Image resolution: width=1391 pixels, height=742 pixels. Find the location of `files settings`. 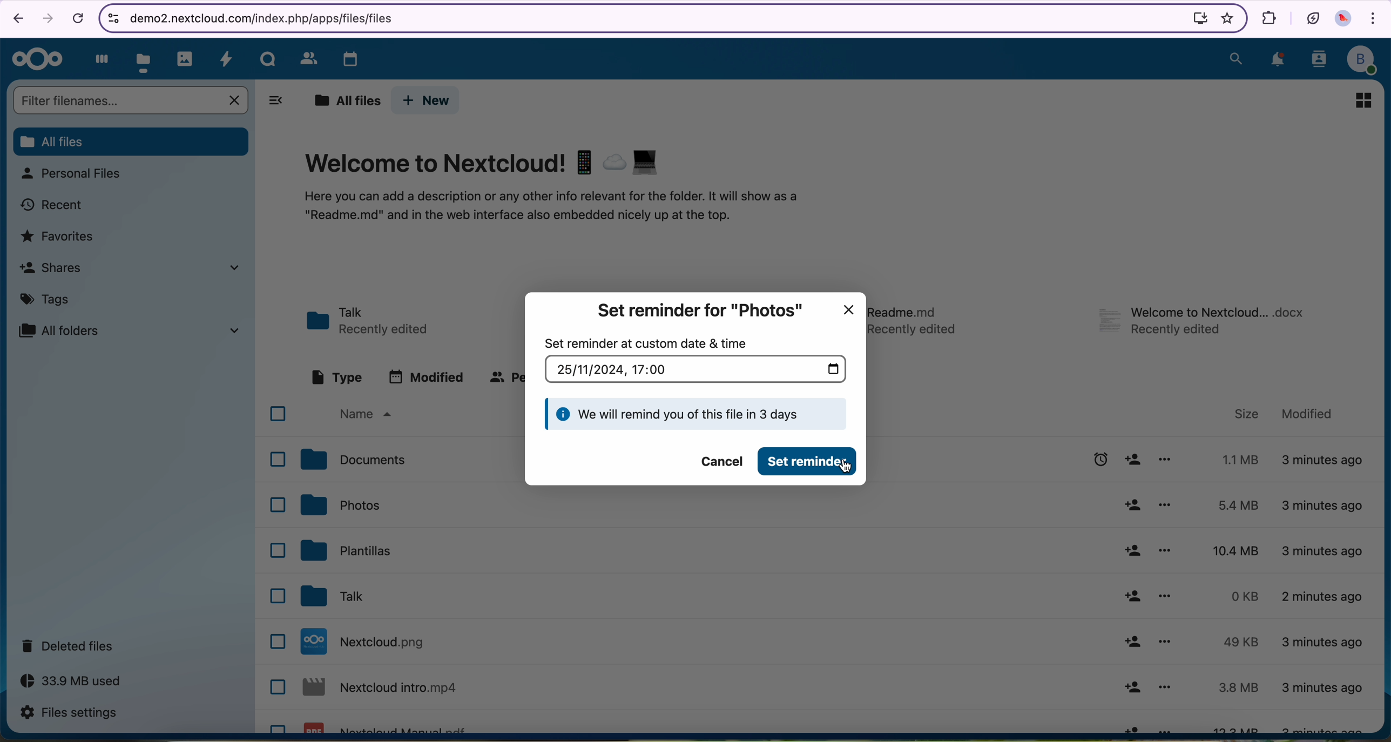

files settings is located at coordinates (69, 713).